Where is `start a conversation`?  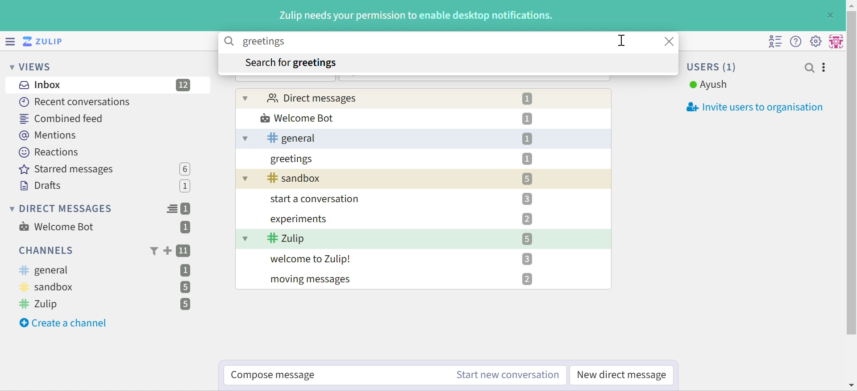 start a conversation is located at coordinates (319, 199).